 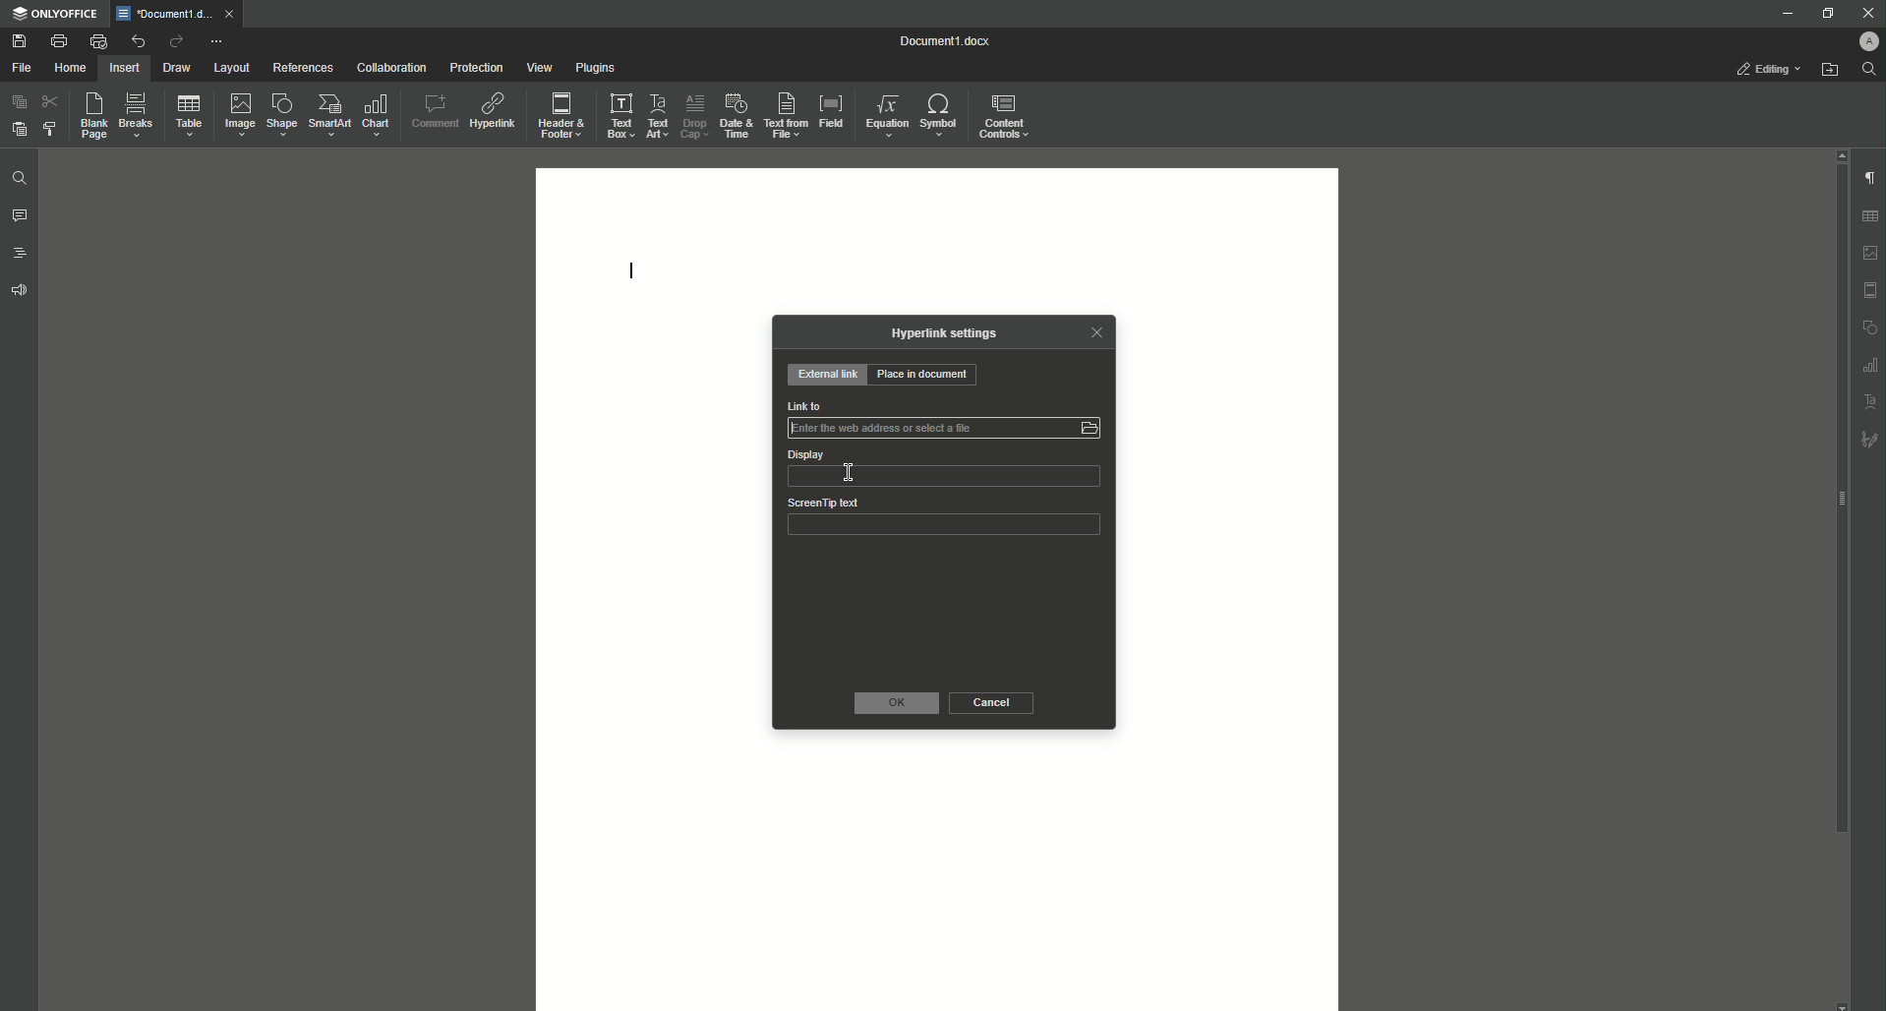 I want to click on Text From File, so click(x=786, y=114).